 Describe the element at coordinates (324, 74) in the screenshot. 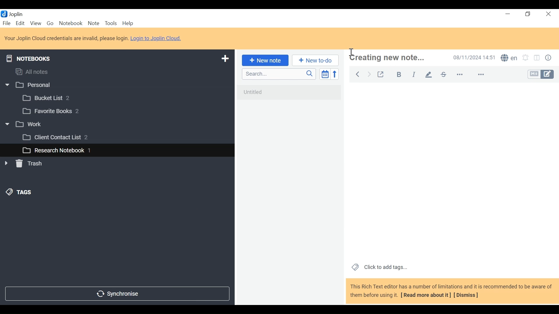

I see `Toggle sort order field` at that location.